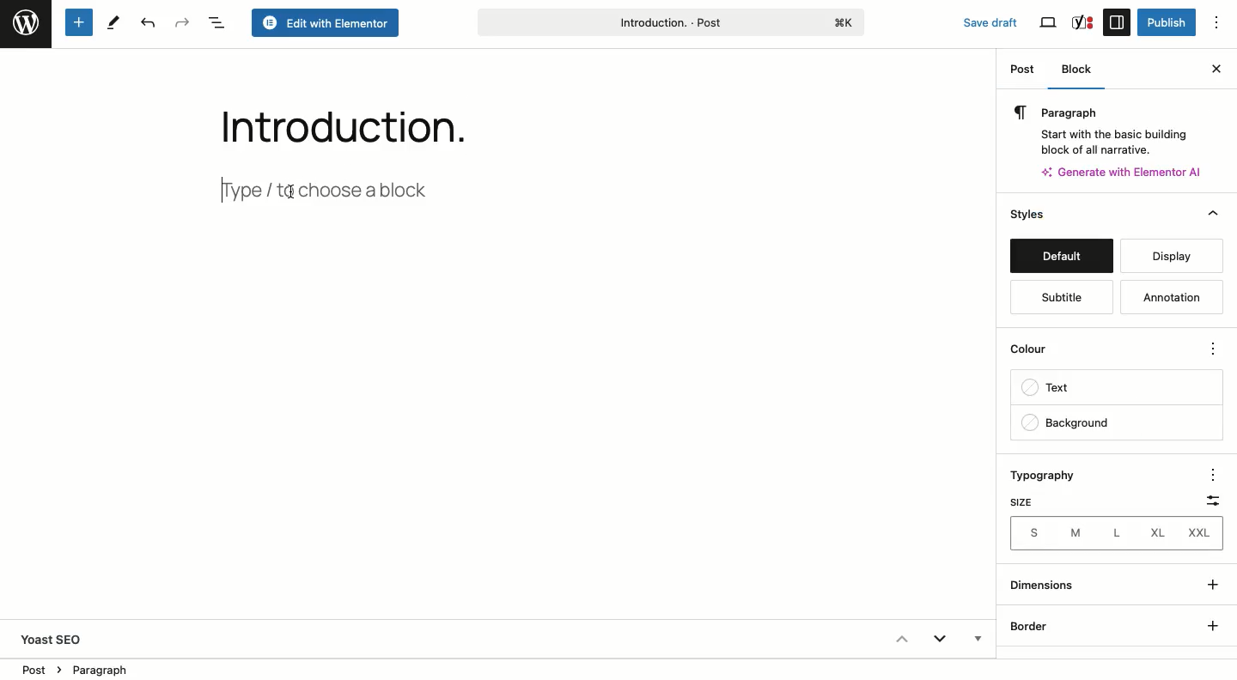  Describe the element at coordinates (1210, 602) in the screenshot. I see `Show` at that location.